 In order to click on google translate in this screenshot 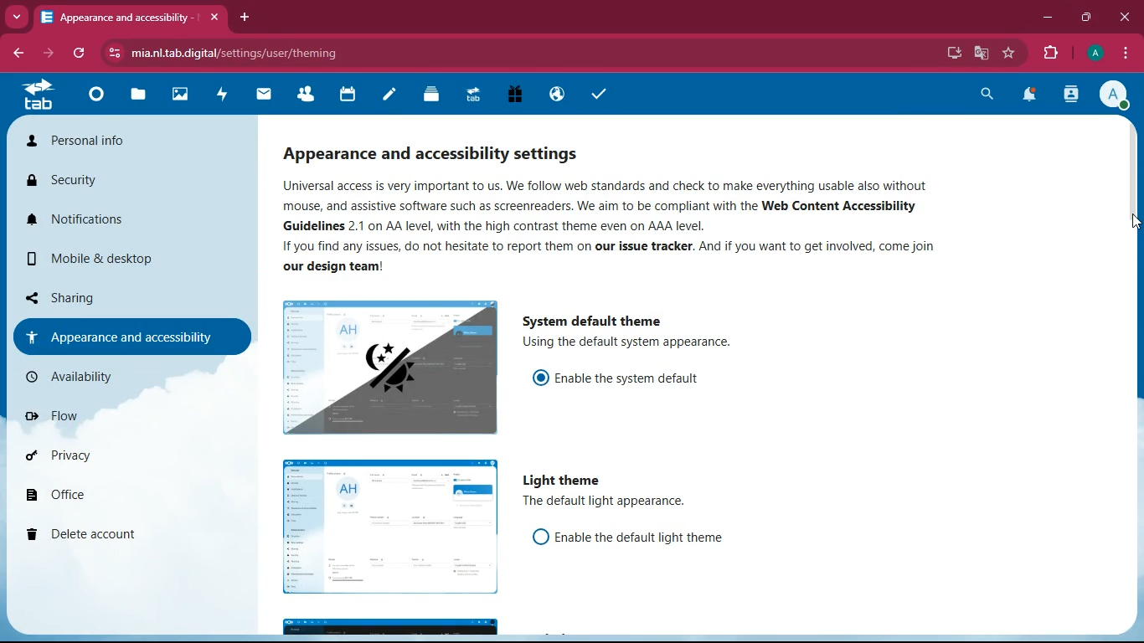, I will do `click(982, 53)`.